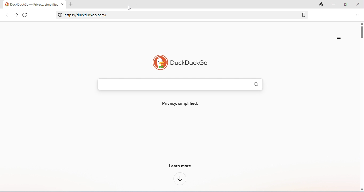 Image resolution: width=364 pixels, height=192 pixels. What do you see at coordinates (31, 4) in the screenshot?
I see `duckdukgo privacy simplified` at bounding box center [31, 4].